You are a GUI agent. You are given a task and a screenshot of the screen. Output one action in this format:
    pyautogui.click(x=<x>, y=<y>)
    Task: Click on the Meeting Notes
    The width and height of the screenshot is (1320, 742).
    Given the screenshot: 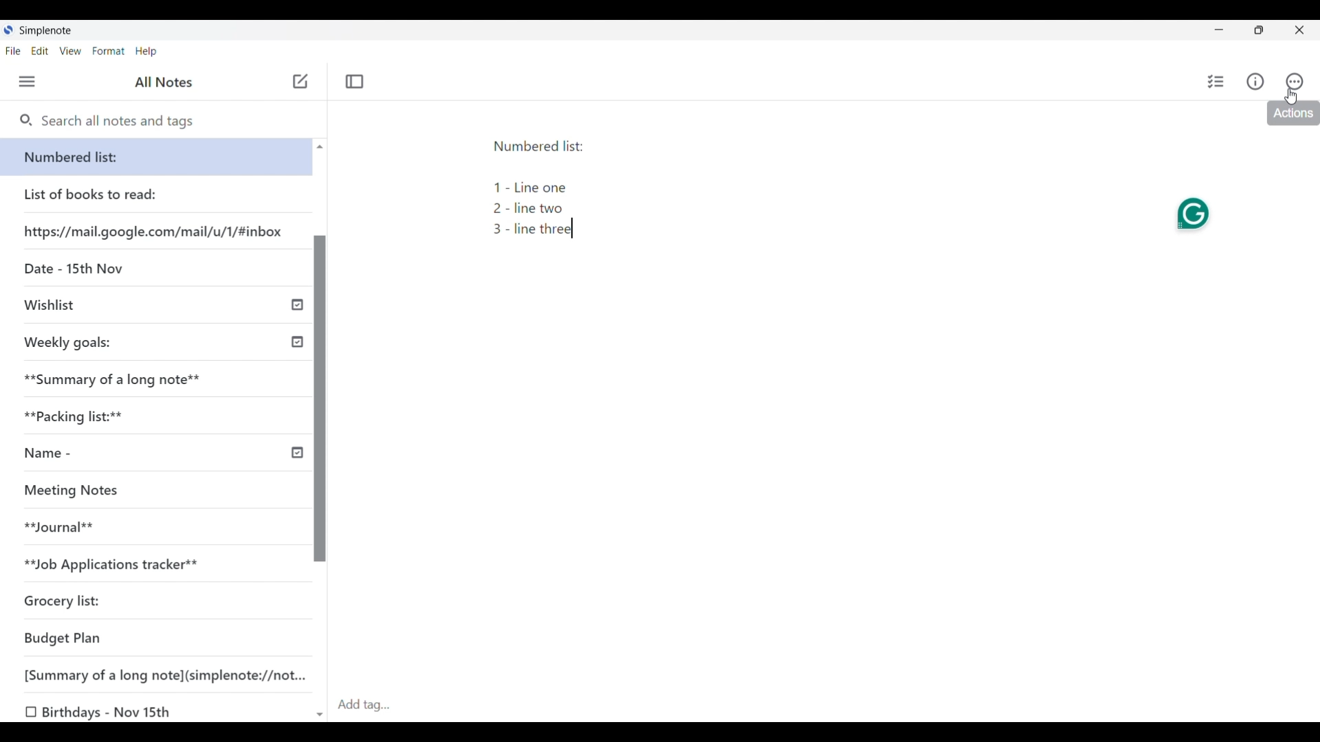 What is the action you would take?
    pyautogui.click(x=88, y=493)
    